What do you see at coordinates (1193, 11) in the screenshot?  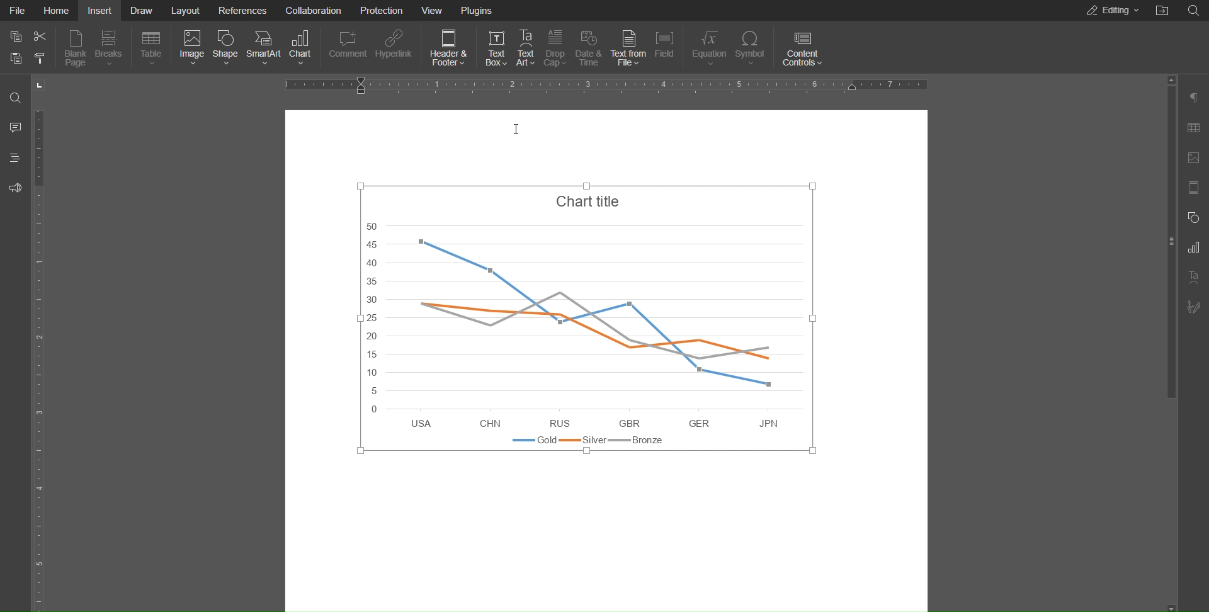 I see `Search` at bounding box center [1193, 11].